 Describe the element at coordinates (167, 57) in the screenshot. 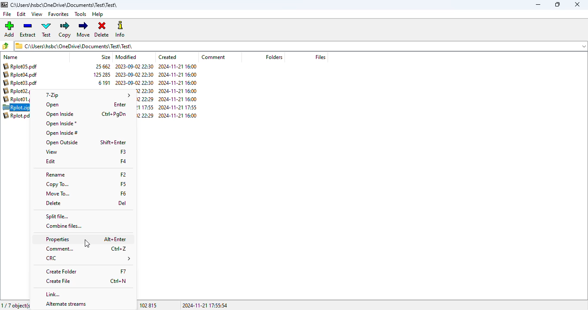

I see `created` at that location.